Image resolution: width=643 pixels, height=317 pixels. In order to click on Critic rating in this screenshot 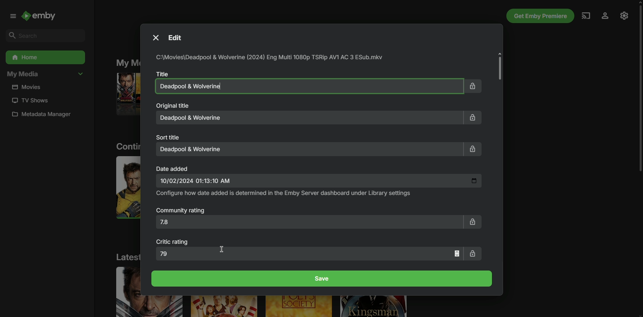, I will do `click(173, 242)`.